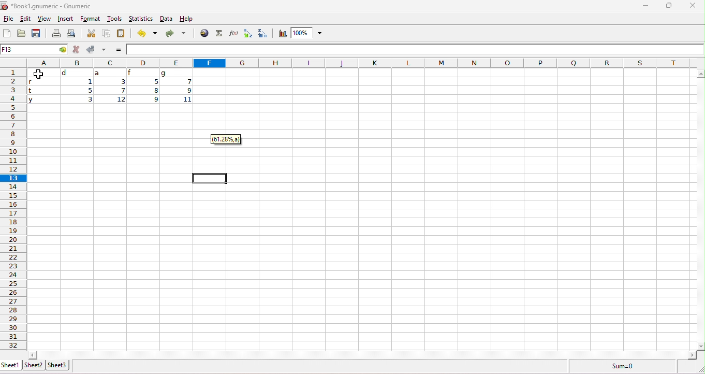  I want to click on copy, so click(105, 33).